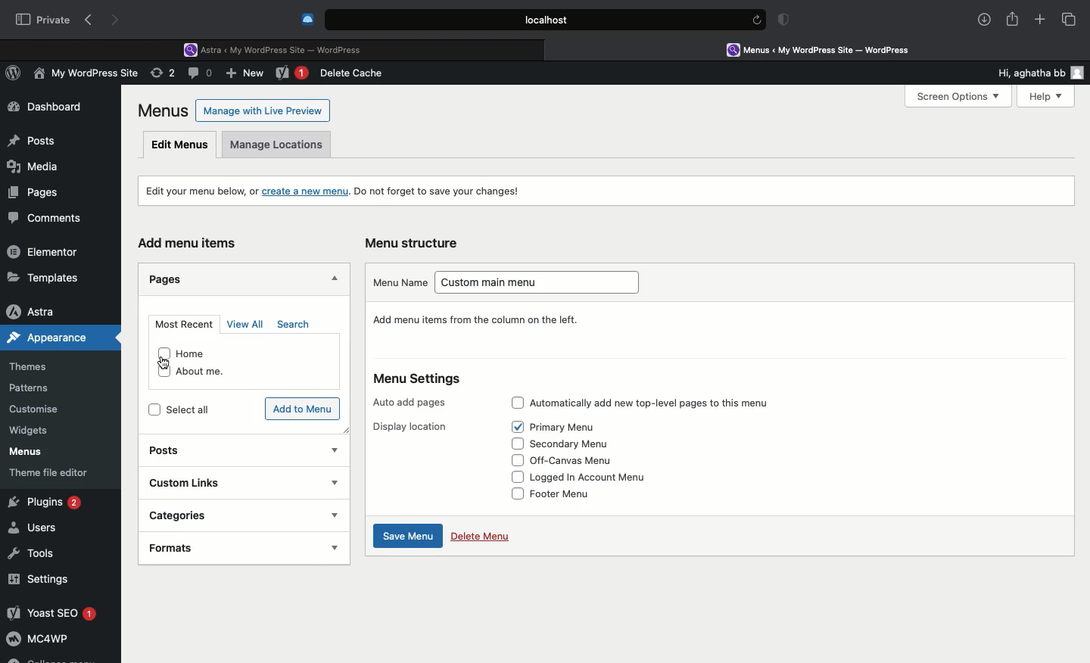 The height and width of the screenshot is (663, 1090). Describe the element at coordinates (307, 190) in the screenshot. I see `create a new menu` at that location.